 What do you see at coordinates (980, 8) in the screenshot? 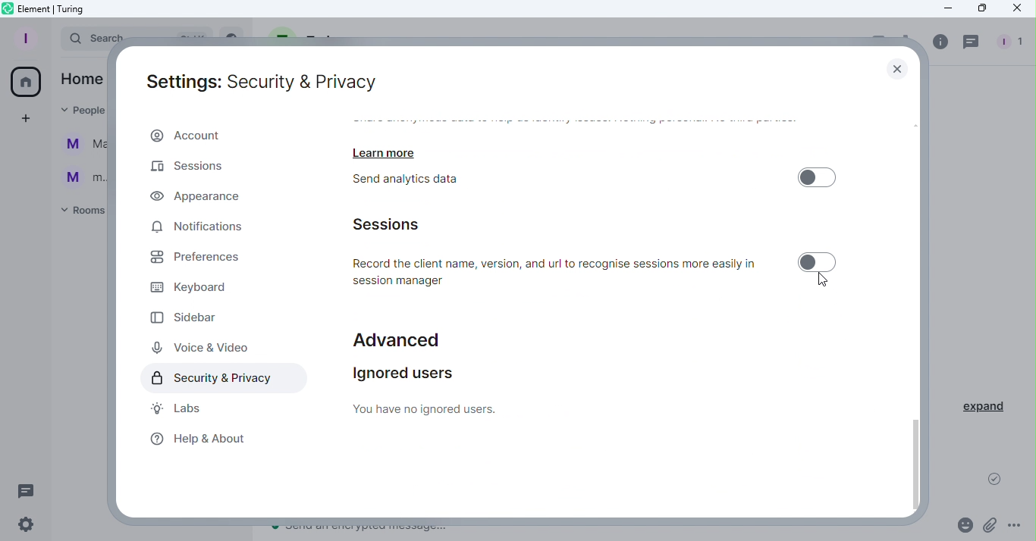
I see `Maximize` at bounding box center [980, 8].